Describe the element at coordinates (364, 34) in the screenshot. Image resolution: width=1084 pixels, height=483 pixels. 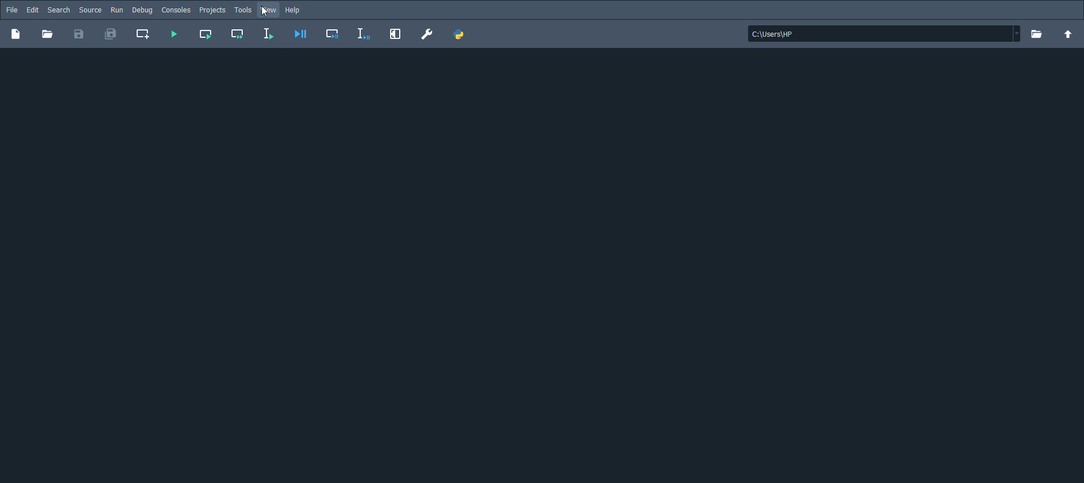
I see `Debug selection or current line` at that location.